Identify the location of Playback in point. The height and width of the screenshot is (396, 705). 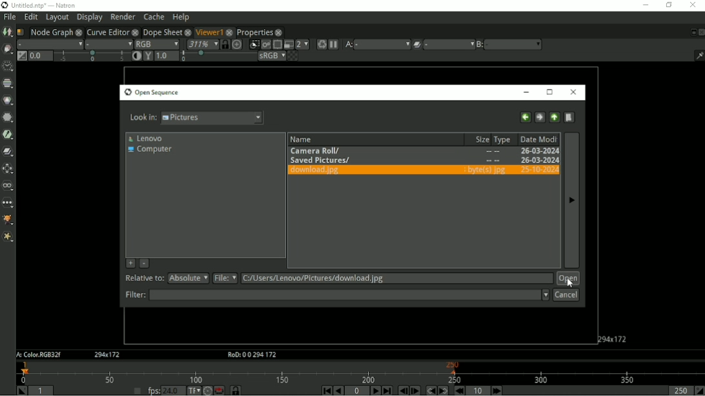
(43, 390).